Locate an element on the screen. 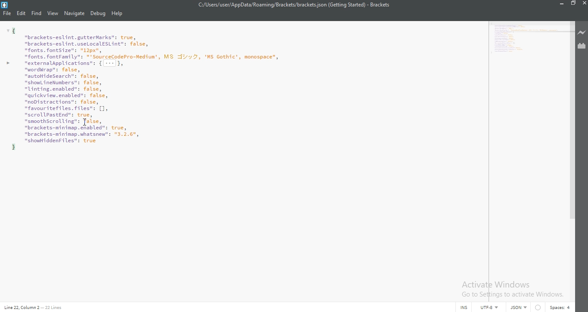  UTF-8 is located at coordinates (491, 308).